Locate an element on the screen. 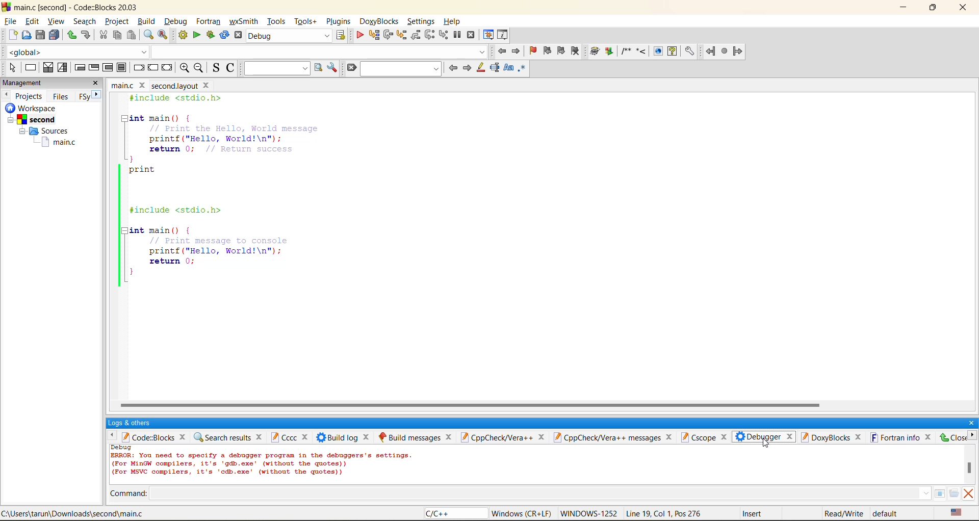 This screenshot has height=521, width=979. copy is located at coordinates (117, 37).